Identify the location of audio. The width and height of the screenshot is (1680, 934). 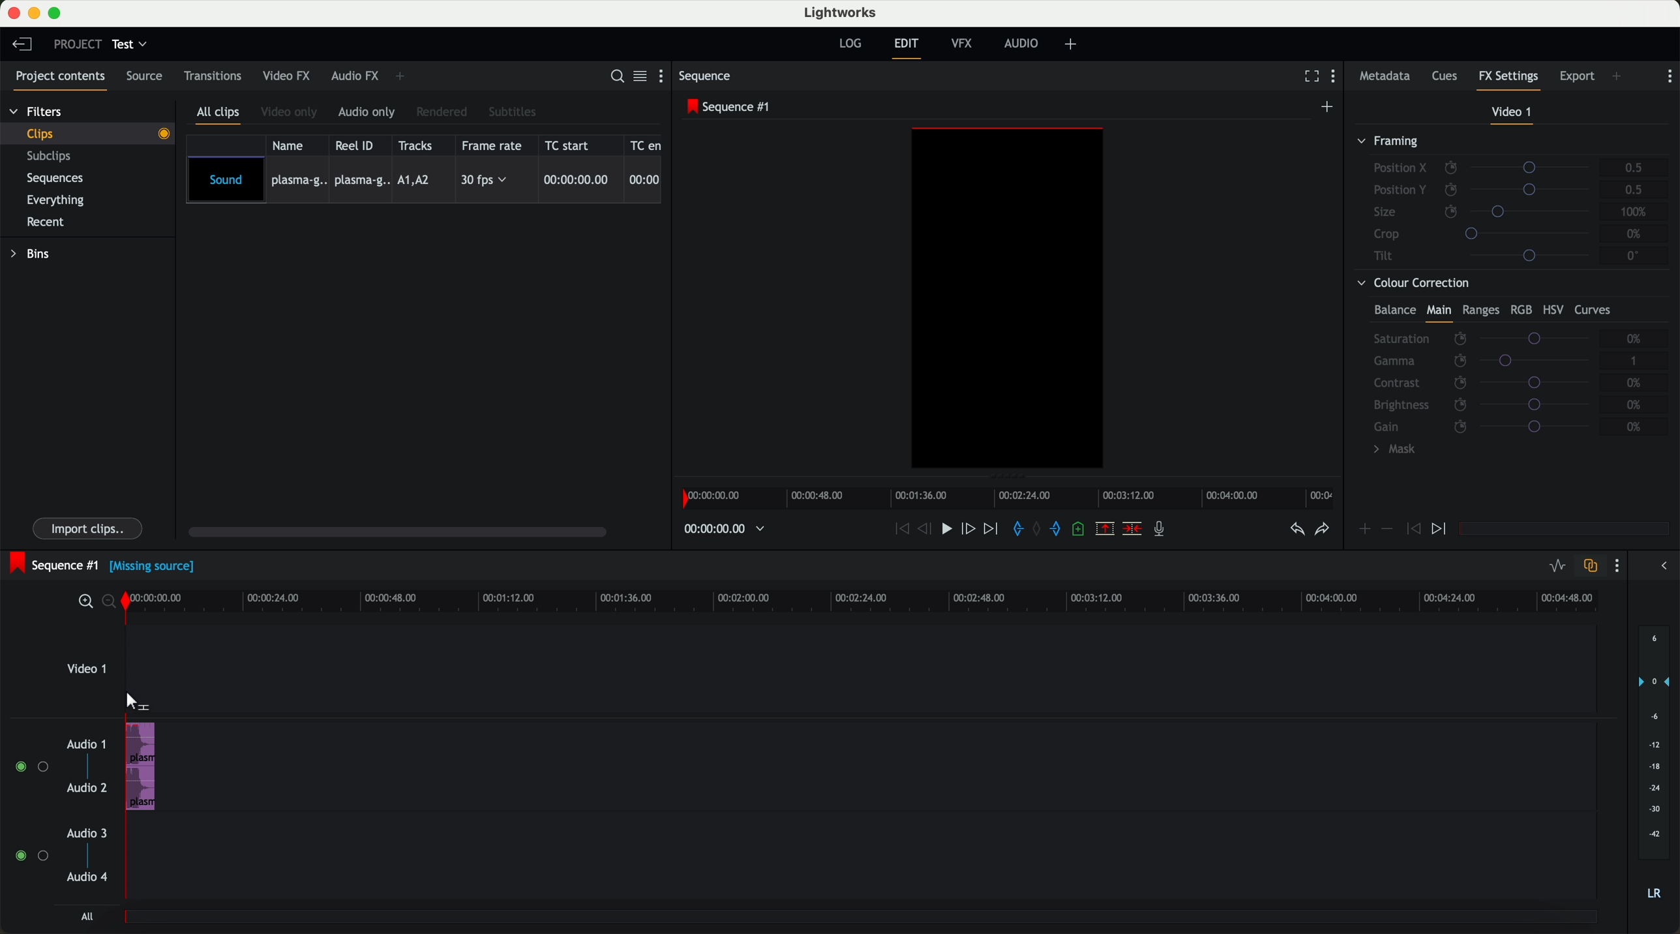
(1025, 44).